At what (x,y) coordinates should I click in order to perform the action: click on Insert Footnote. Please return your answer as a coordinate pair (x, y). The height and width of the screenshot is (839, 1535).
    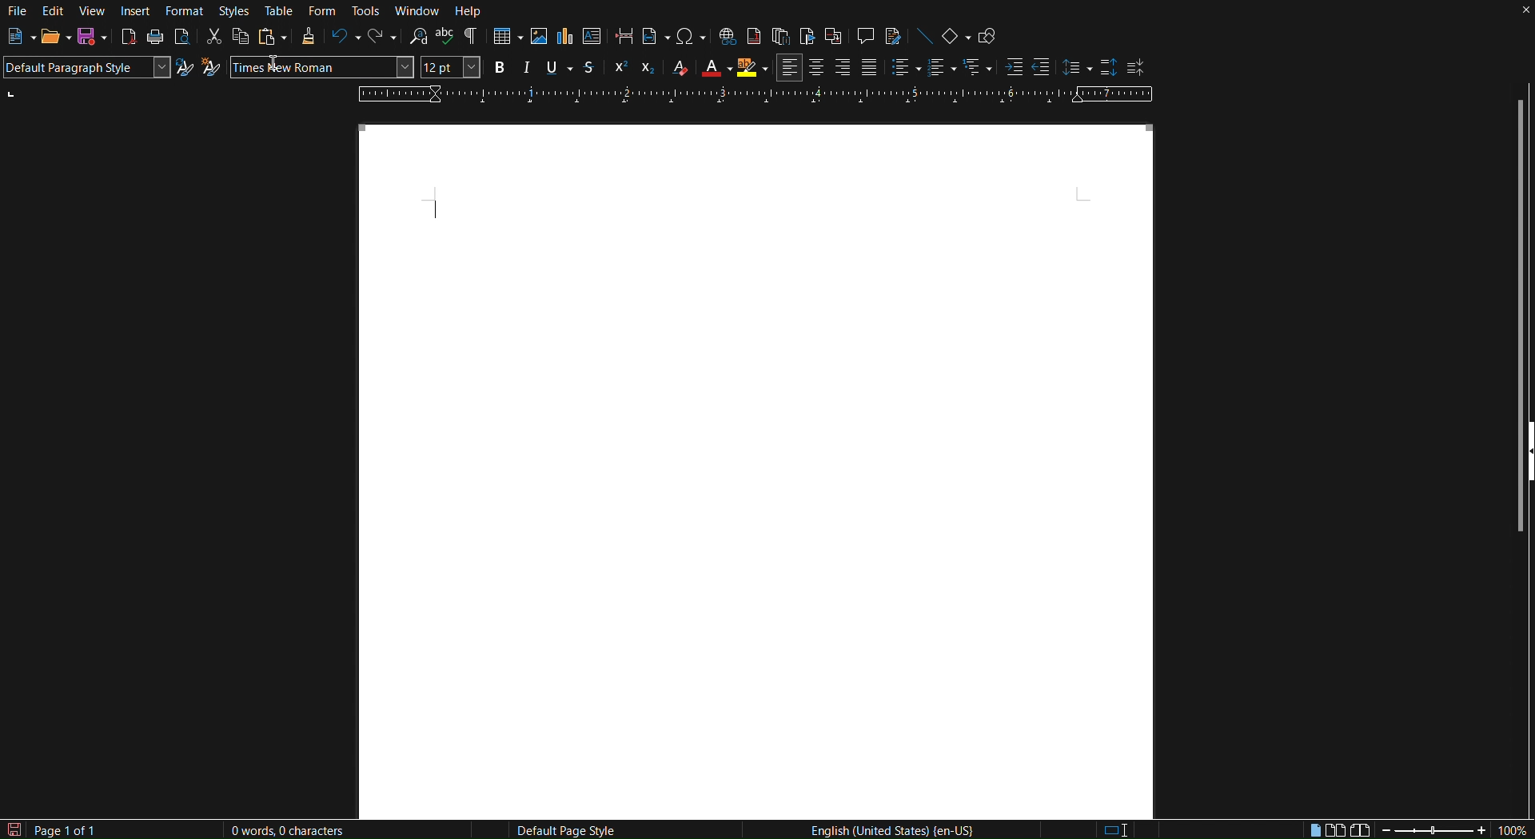
    Looking at the image, I should click on (755, 38).